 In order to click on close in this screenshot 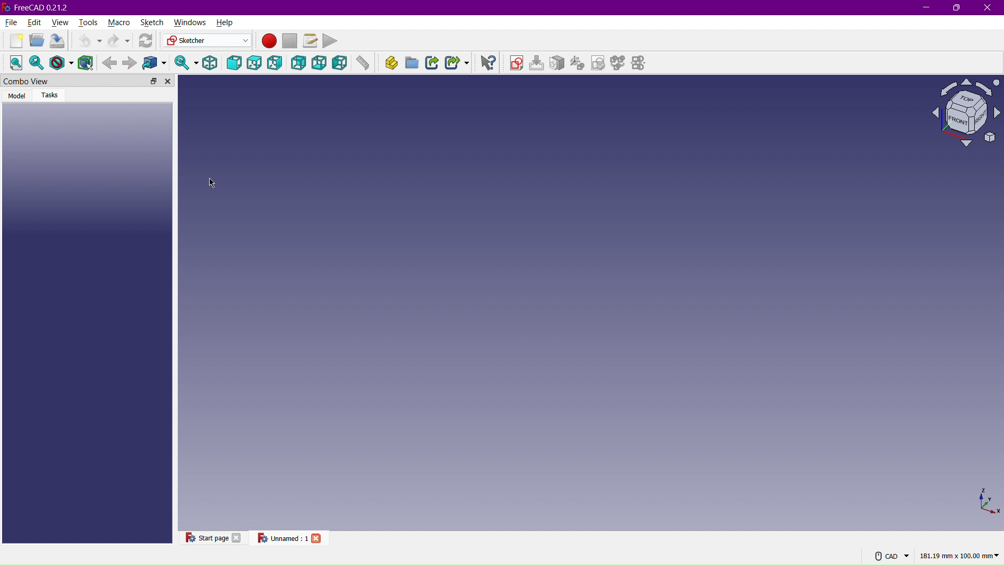, I will do `click(168, 82)`.